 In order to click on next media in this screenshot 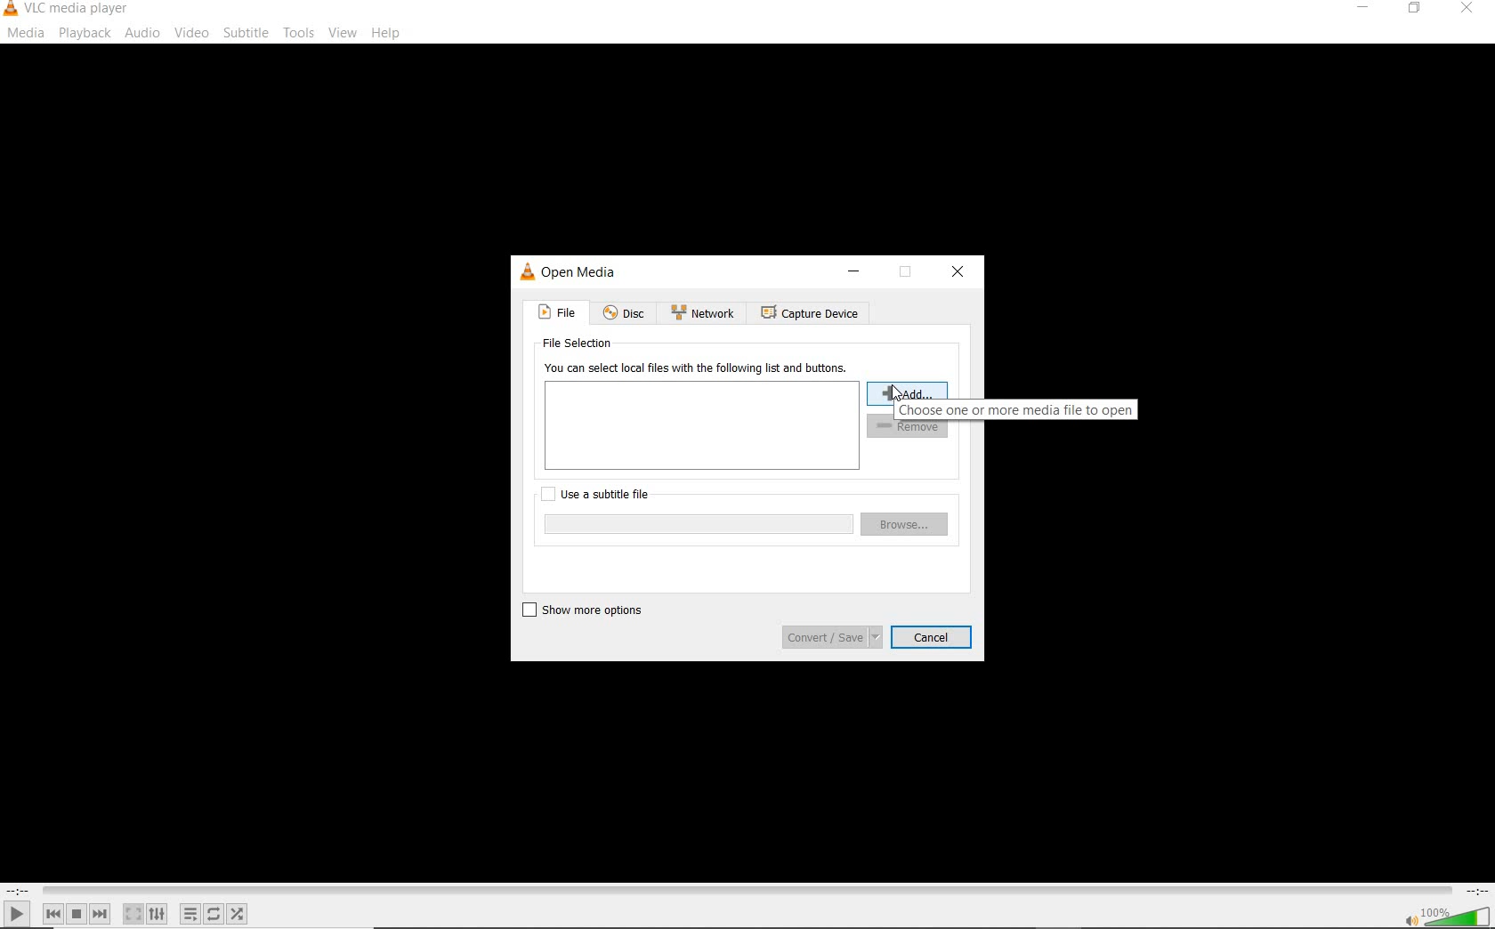, I will do `click(101, 914)`.